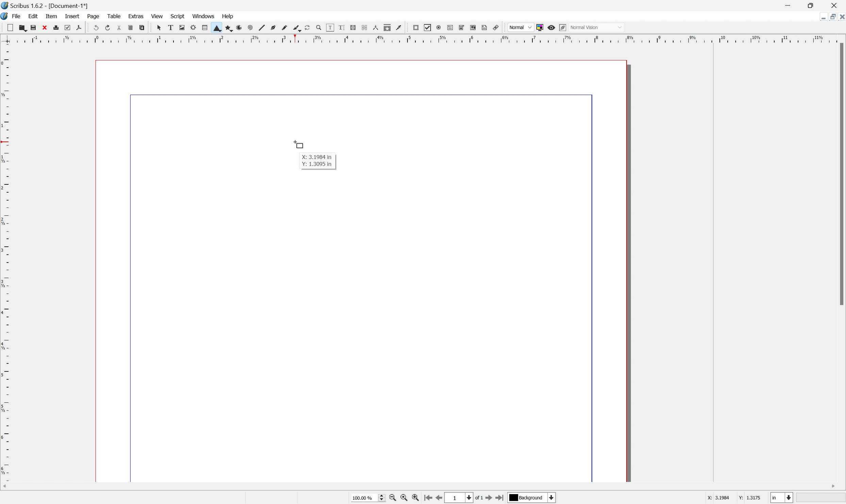  I want to click on Render frame, so click(193, 28).